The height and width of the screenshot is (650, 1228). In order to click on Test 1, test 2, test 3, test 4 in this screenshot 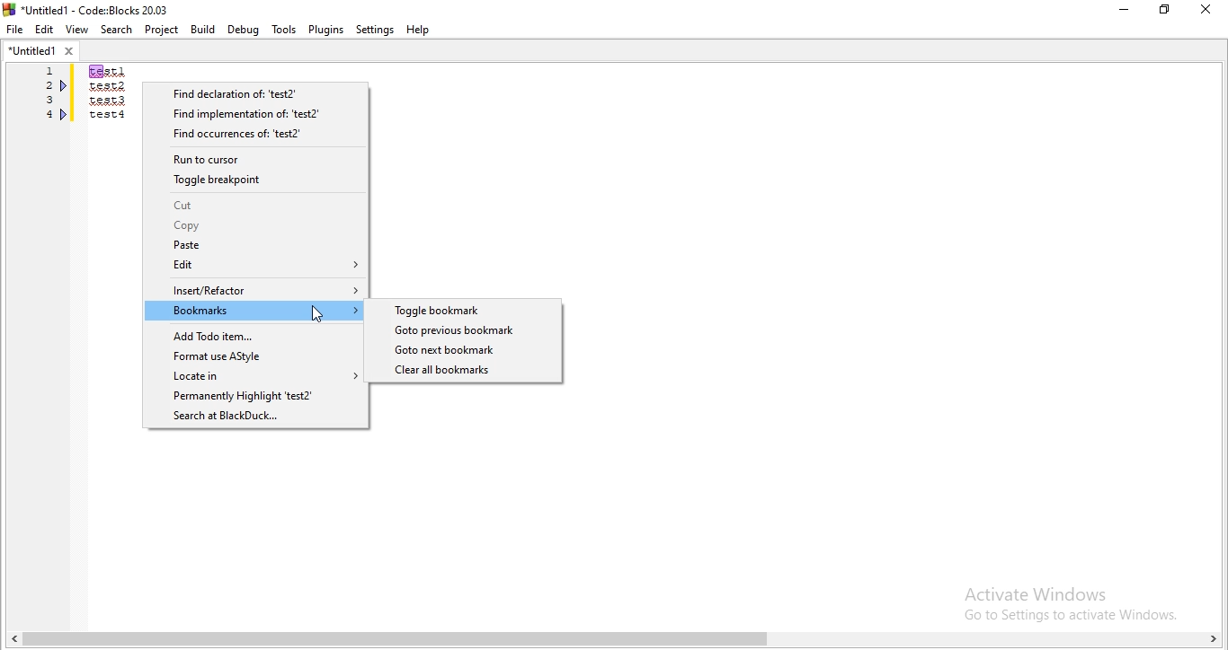, I will do `click(107, 105)`.